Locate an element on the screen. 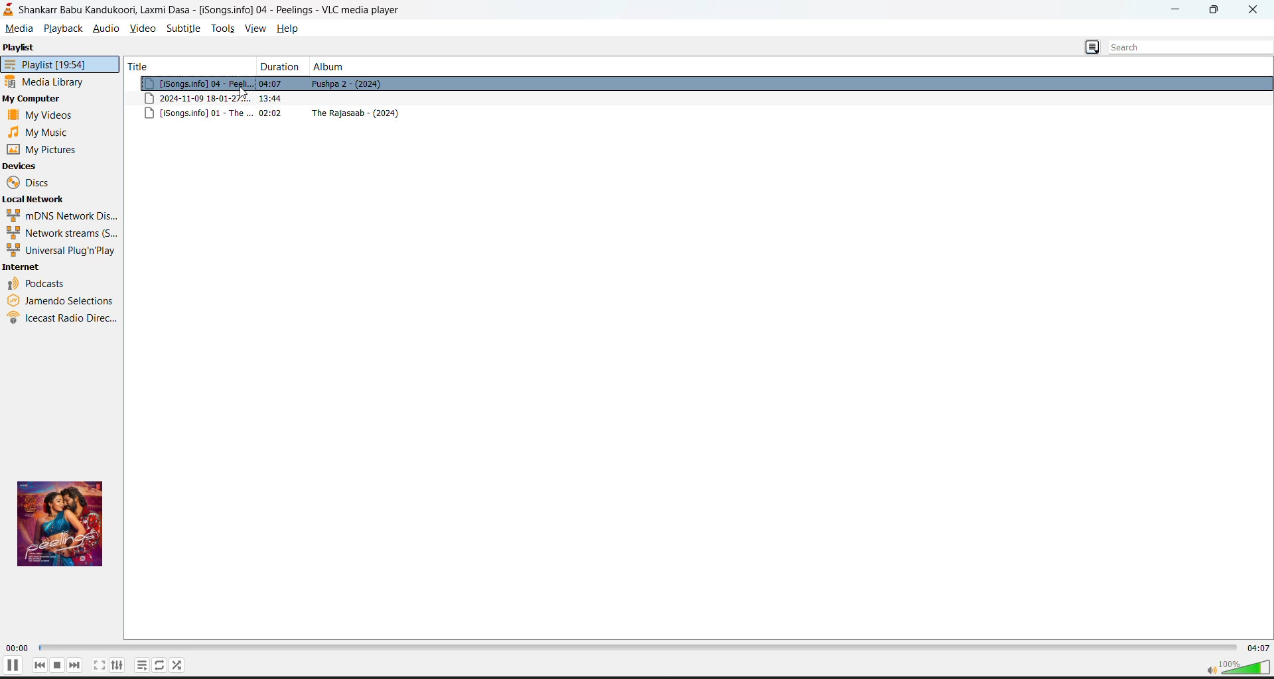  internet is located at coordinates (24, 267).